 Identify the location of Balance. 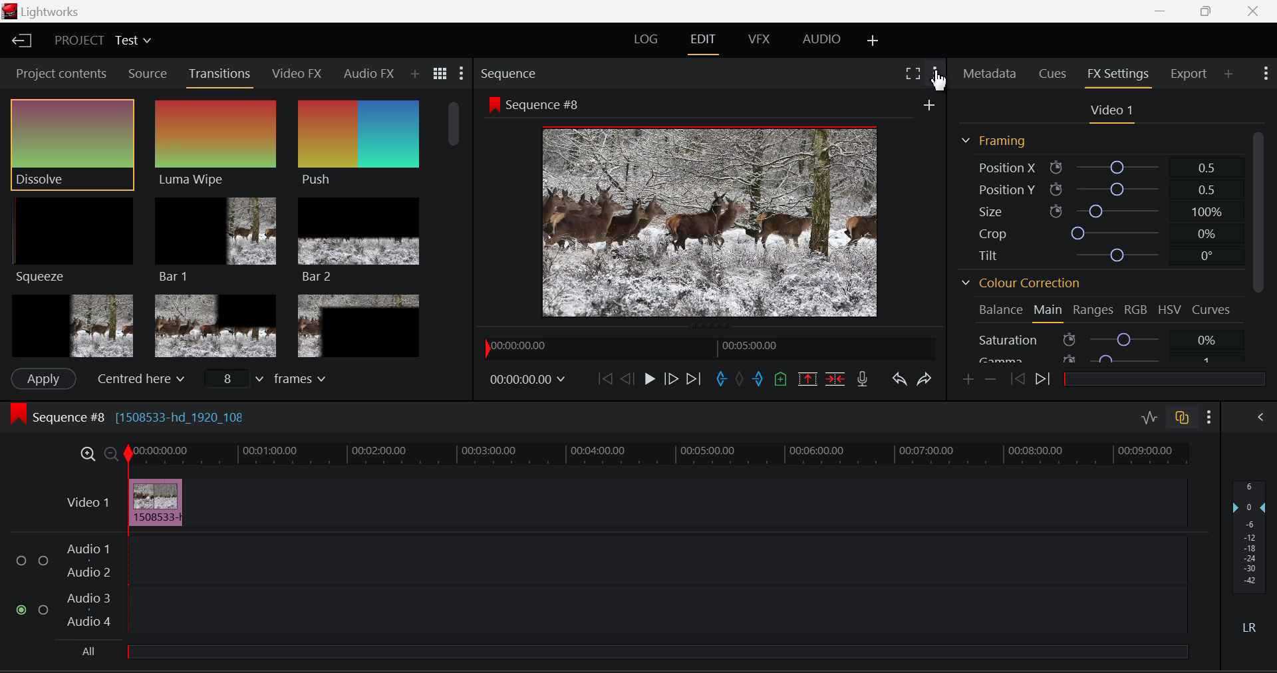
(1002, 310).